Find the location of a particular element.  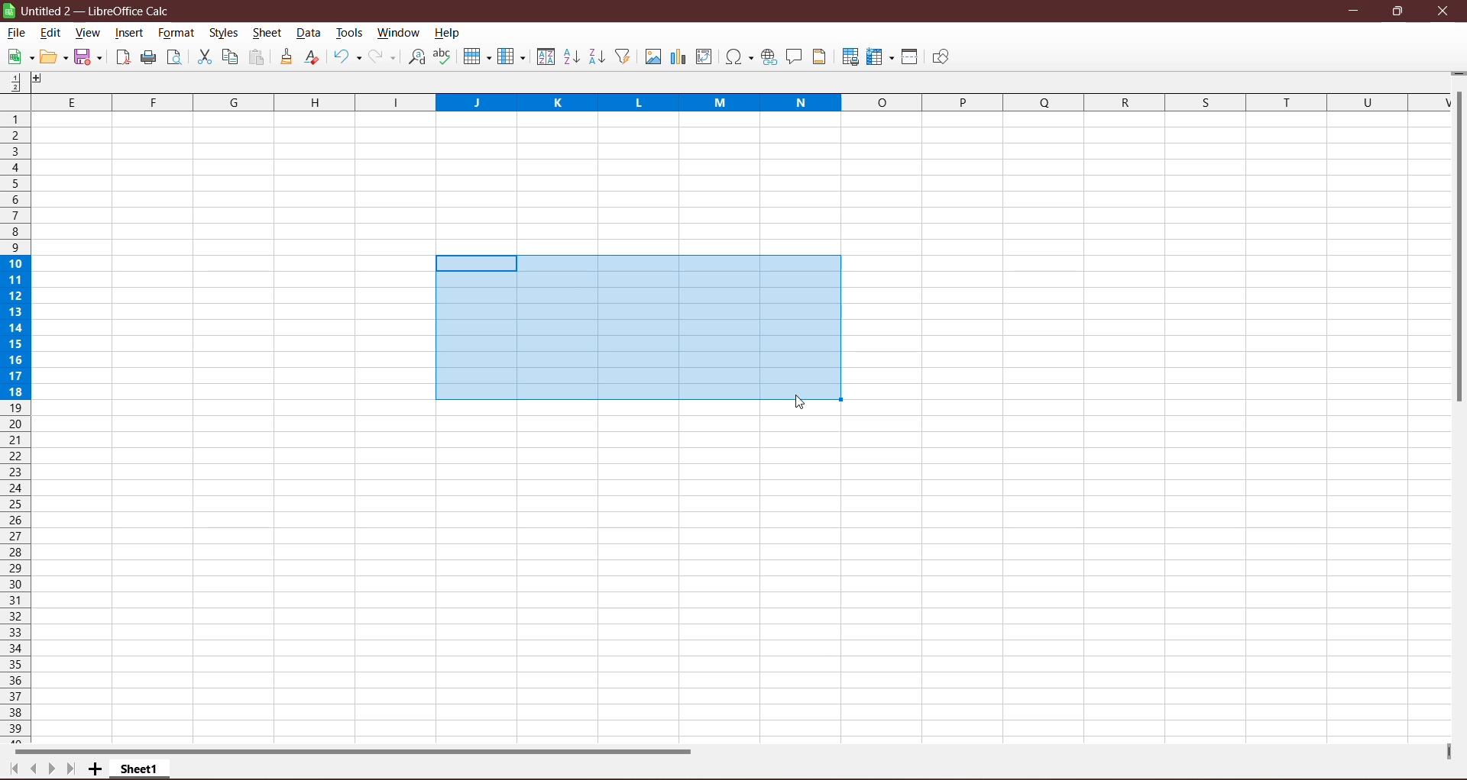

Insert Hyperlink is located at coordinates (769, 57).